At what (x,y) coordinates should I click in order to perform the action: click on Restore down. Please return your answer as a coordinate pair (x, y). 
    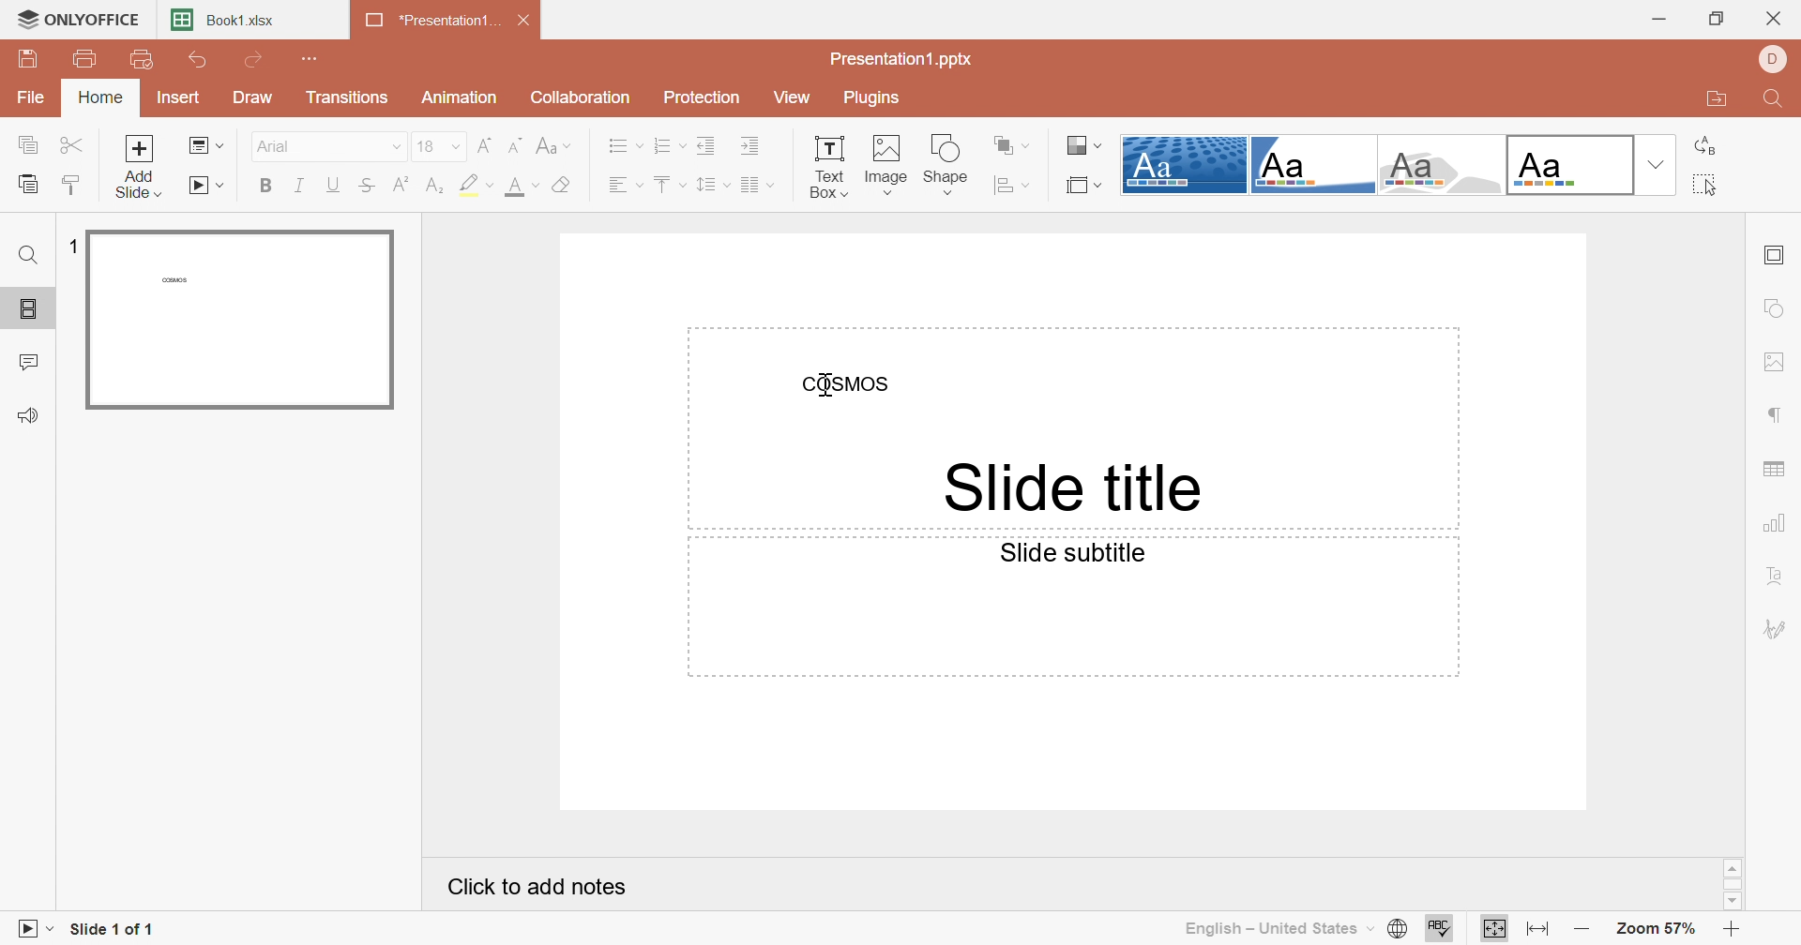
    Looking at the image, I should click on (1722, 18).